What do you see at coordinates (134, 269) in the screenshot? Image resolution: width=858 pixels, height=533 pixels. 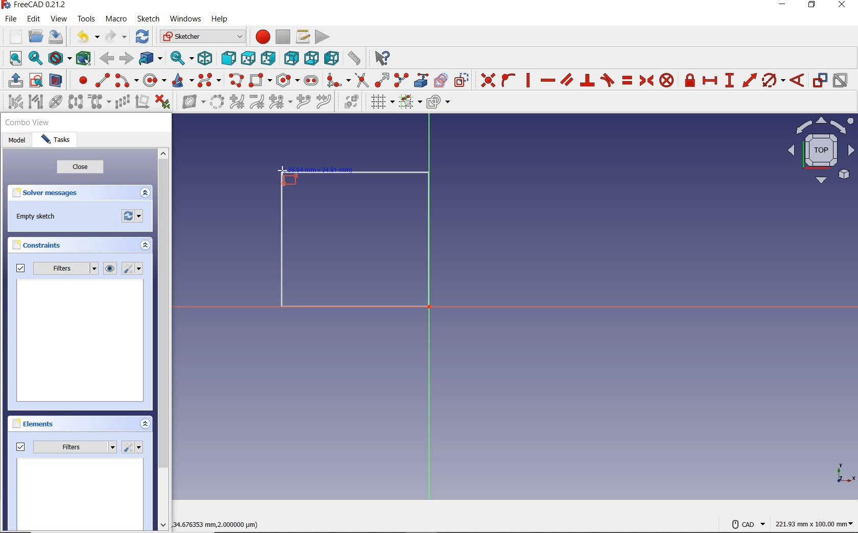 I see `ssttings` at bounding box center [134, 269].